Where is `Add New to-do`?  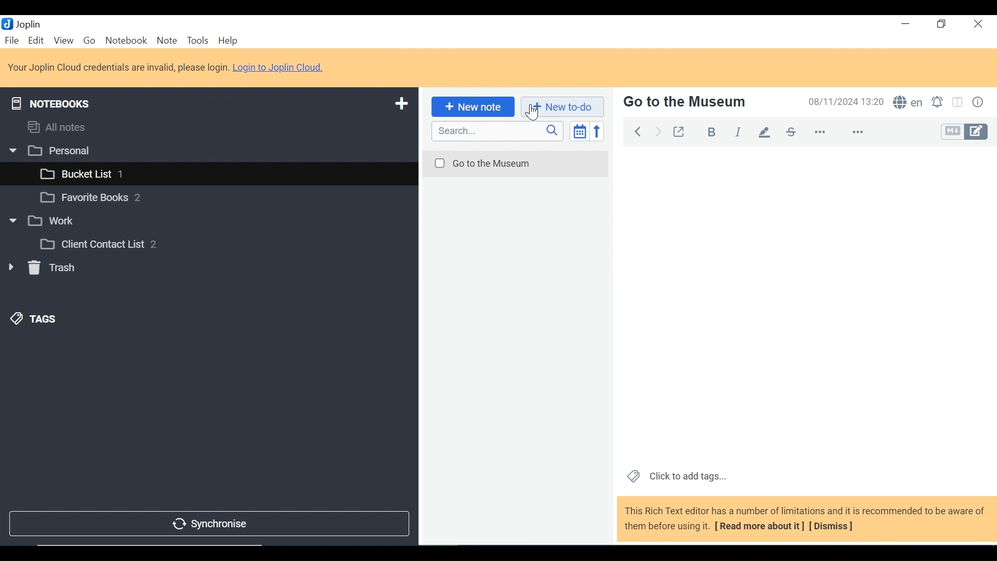
Add New to-do is located at coordinates (562, 107).